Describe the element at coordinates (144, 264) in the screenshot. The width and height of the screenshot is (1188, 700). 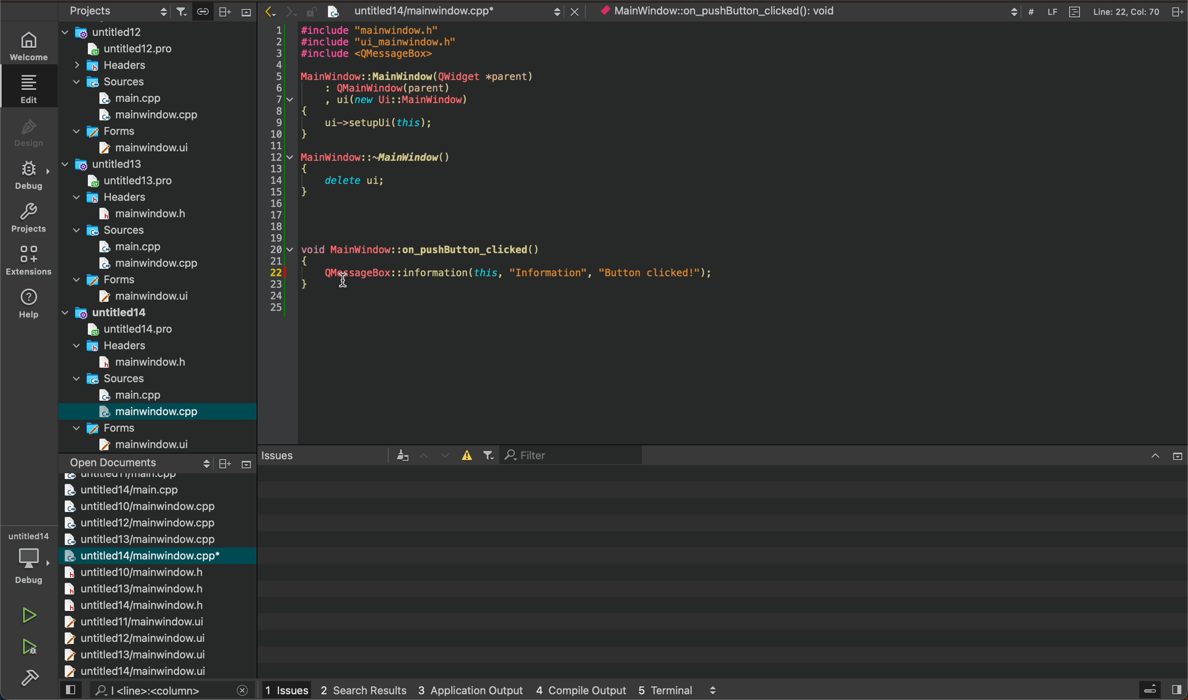
I see `main window` at that location.